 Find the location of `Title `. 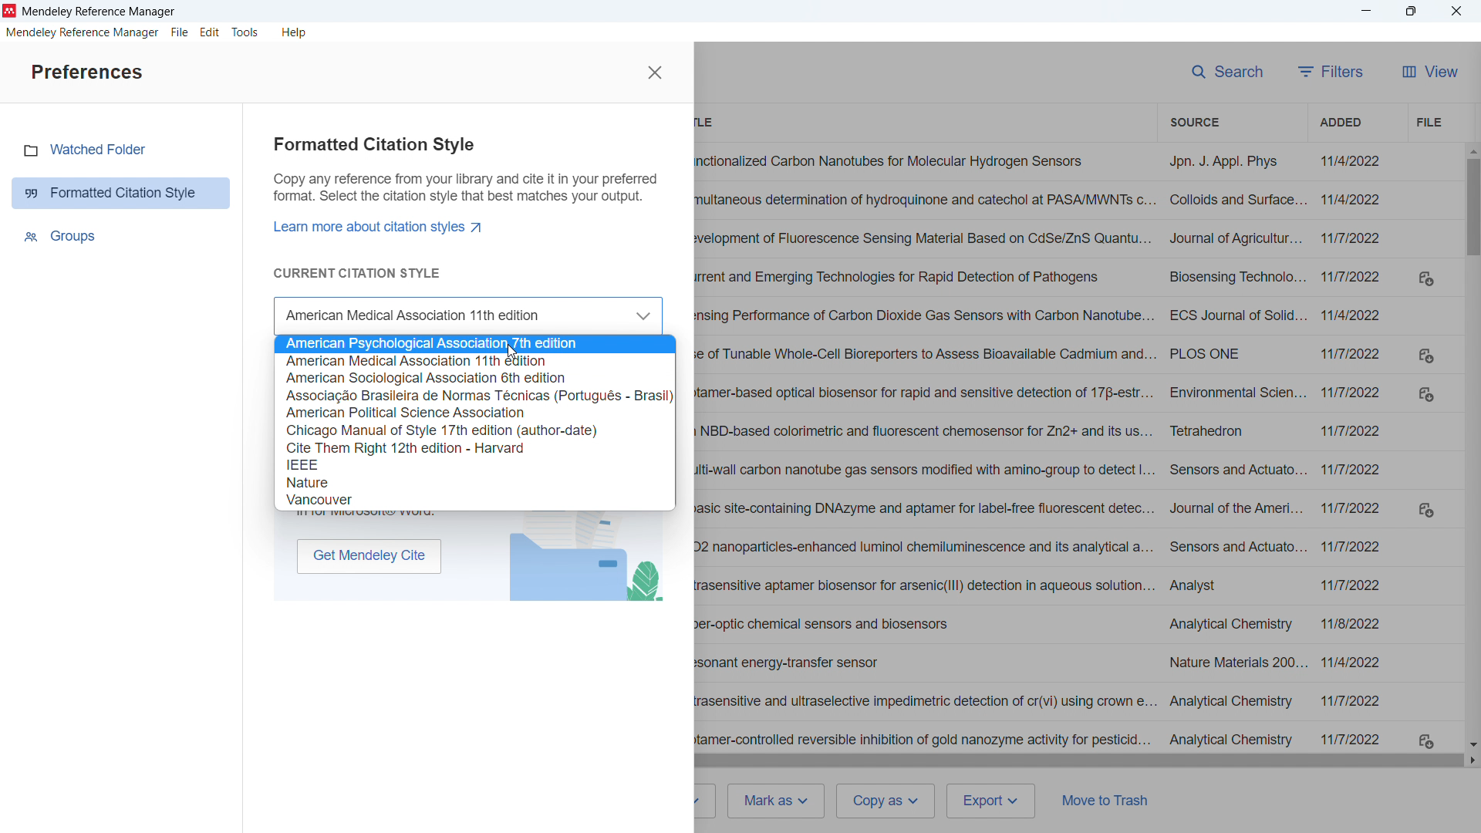

Title  is located at coordinates (100, 12).